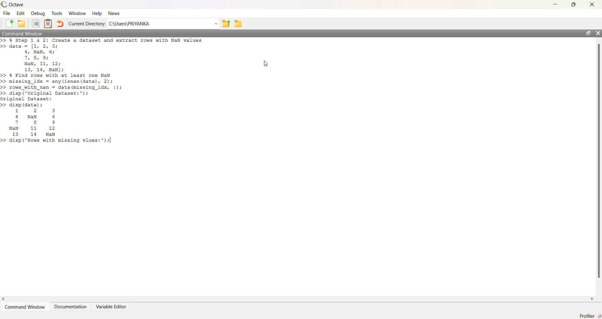  What do you see at coordinates (574, 4) in the screenshot?
I see `maximize` at bounding box center [574, 4].